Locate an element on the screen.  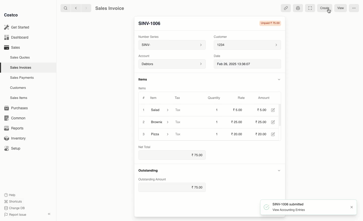
Customers is located at coordinates (18, 88).